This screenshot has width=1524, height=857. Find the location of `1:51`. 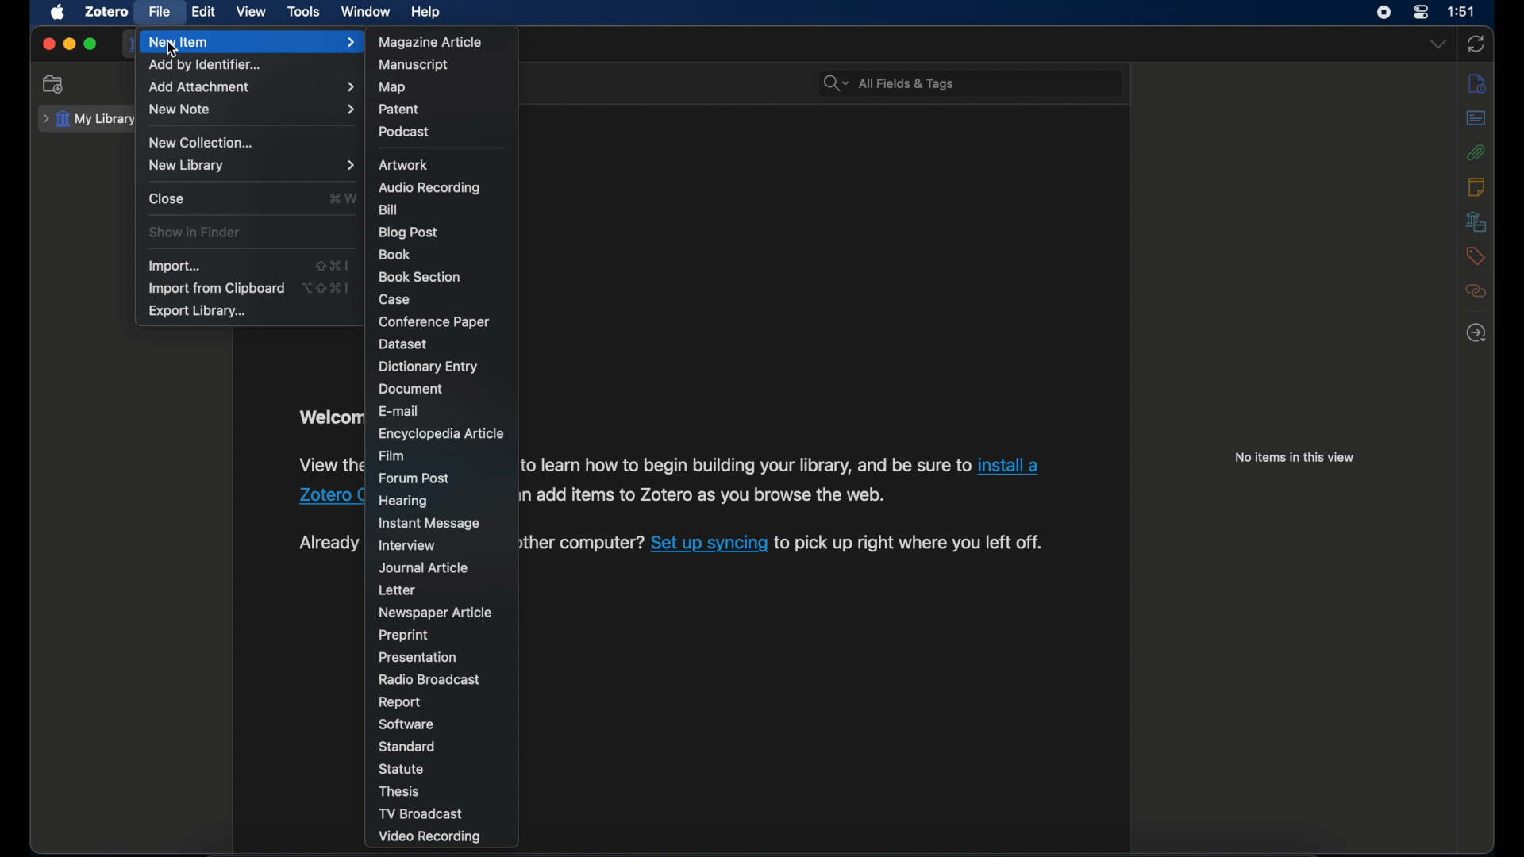

1:51 is located at coordinates (1463, 12).